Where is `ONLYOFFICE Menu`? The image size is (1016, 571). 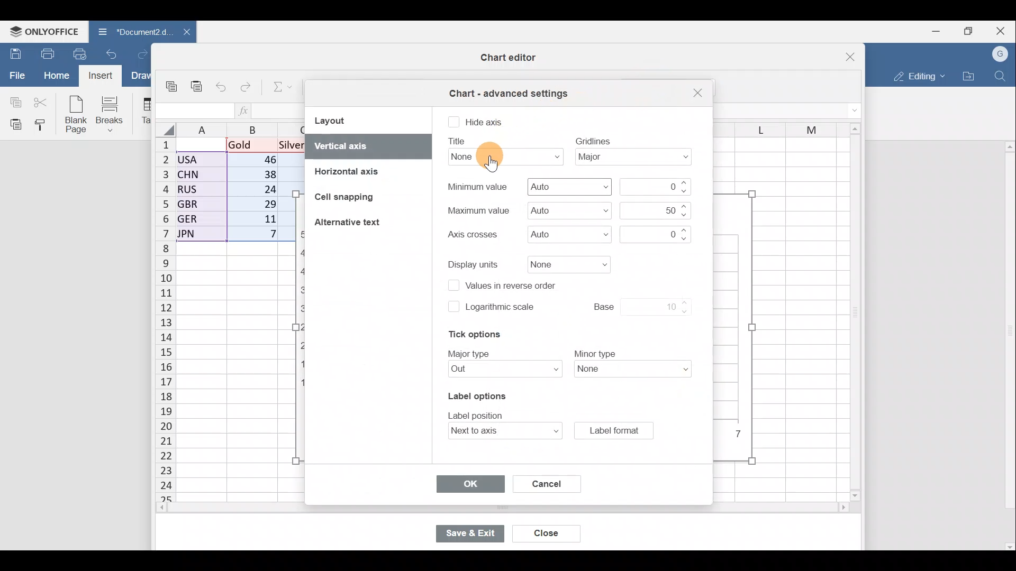 ONLYOFFICE Menu is located at coordinates (44, 31).